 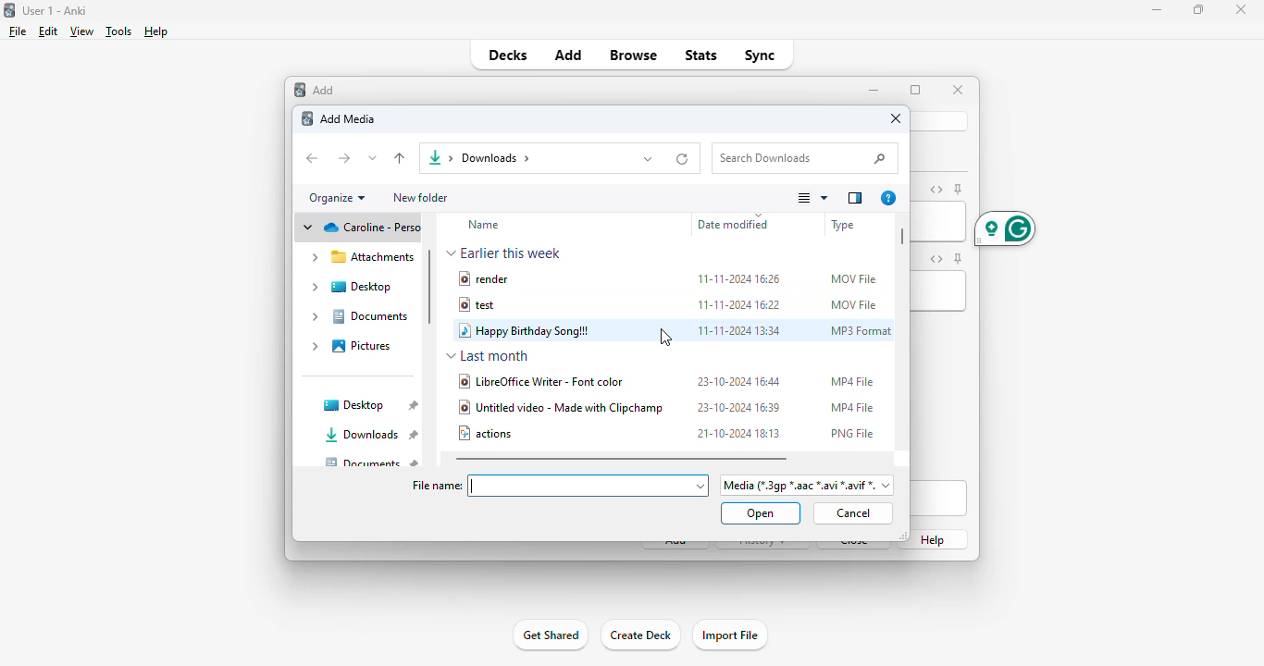 What do you see at coordinates (82, 31) in the screenshot?
I see `view` at bounding box center [82, 31].